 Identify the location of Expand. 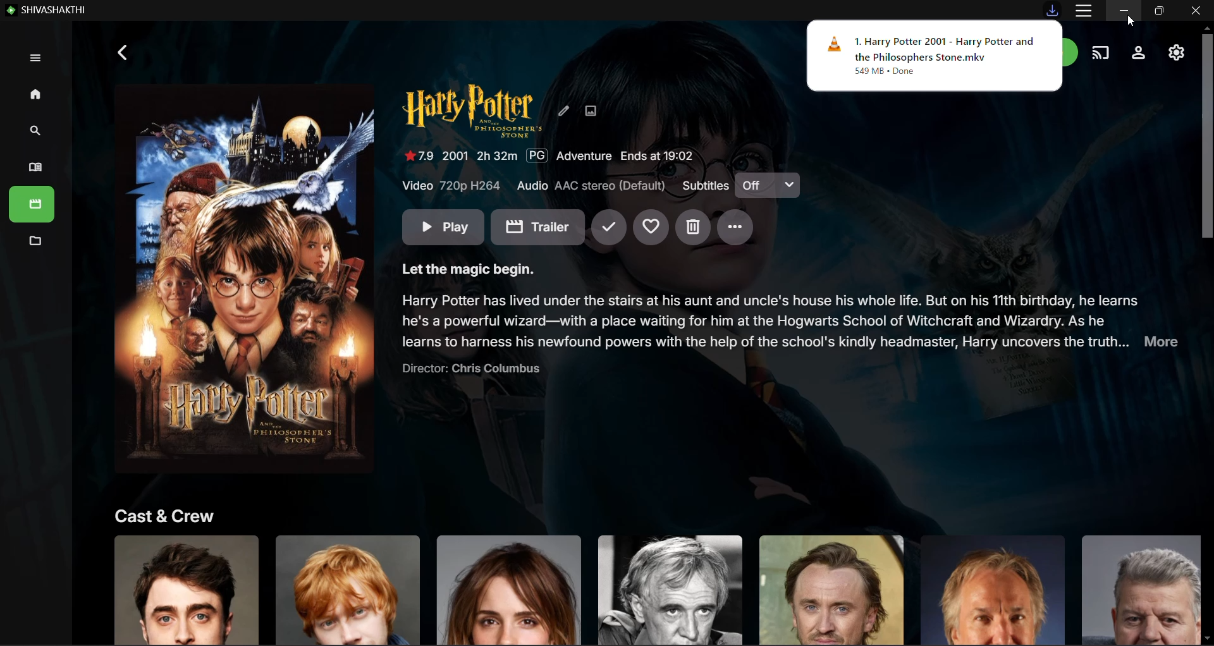
(35, 58).